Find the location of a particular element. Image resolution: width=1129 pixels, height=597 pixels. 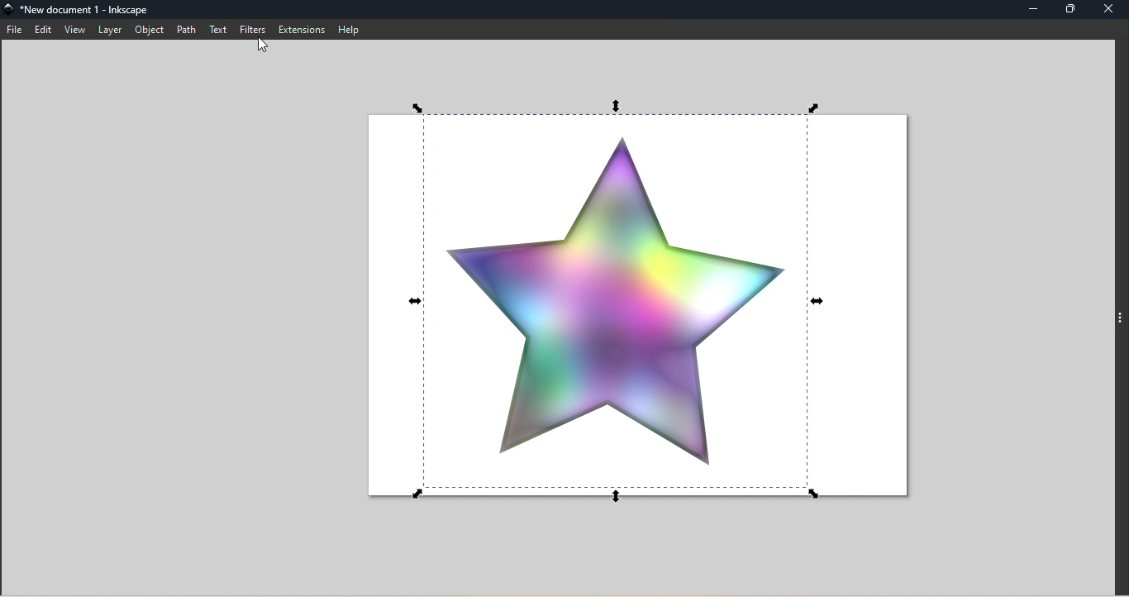

File name is located at coordinates (79, 10).